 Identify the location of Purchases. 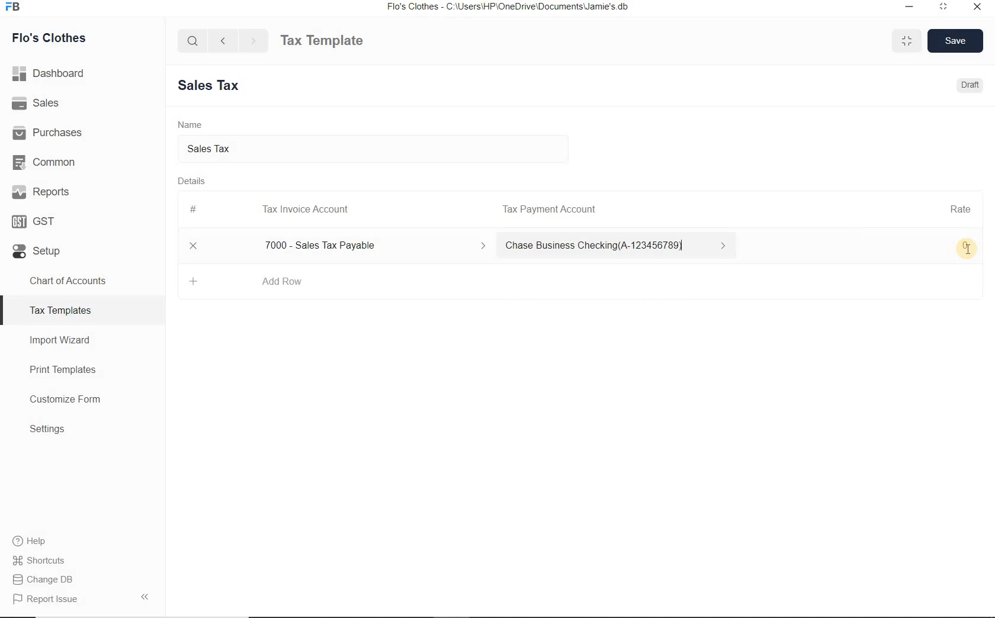
(82, 131).